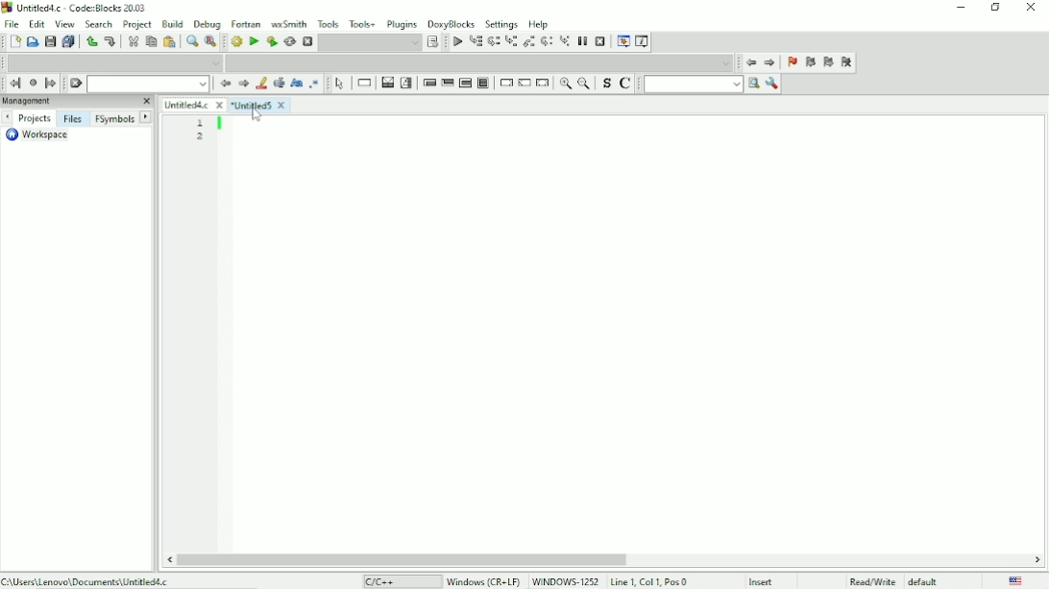 Image resolution: width=1049 pixels, height=589 pixels. I want to click on Projects, so click(35, 117).